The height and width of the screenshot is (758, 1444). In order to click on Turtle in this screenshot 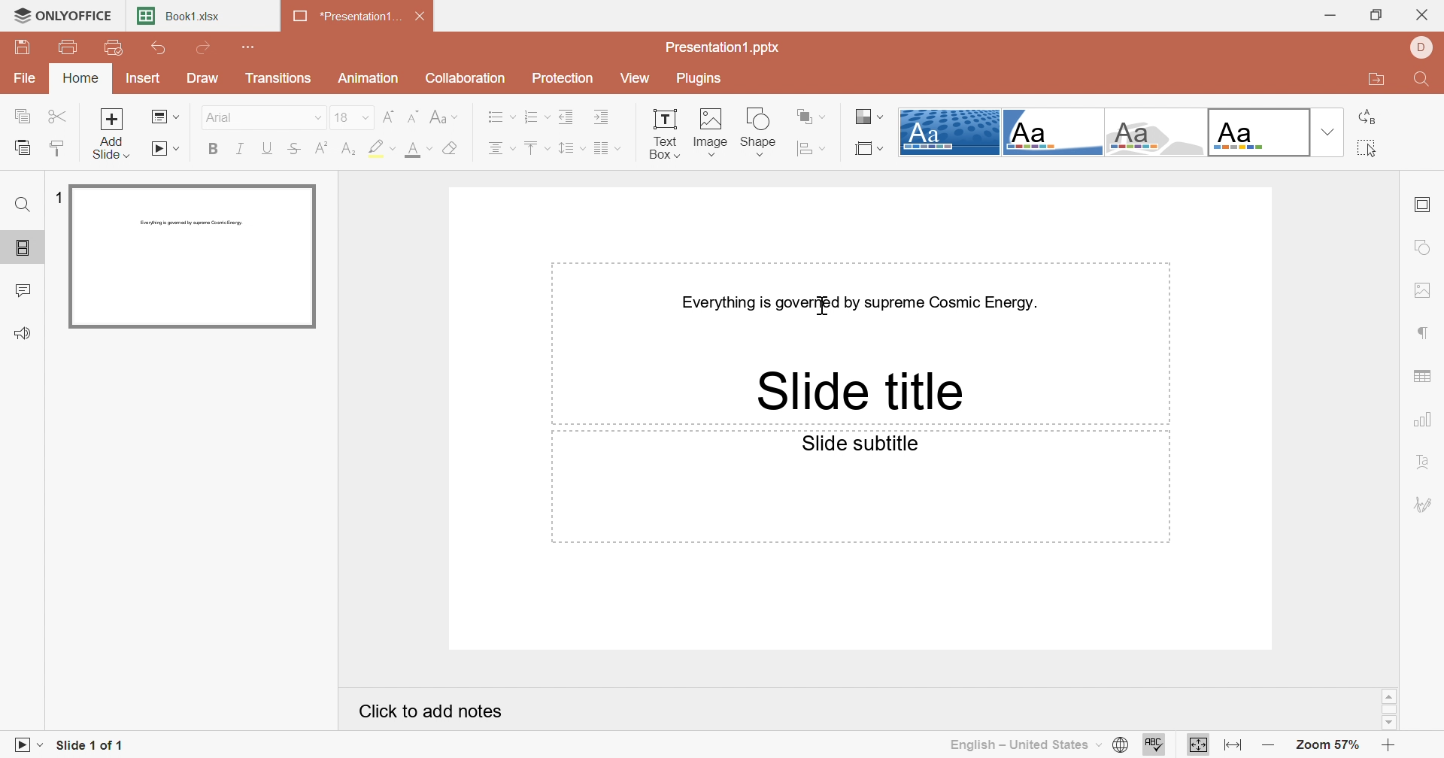, I will do `click(1156, 132)`.